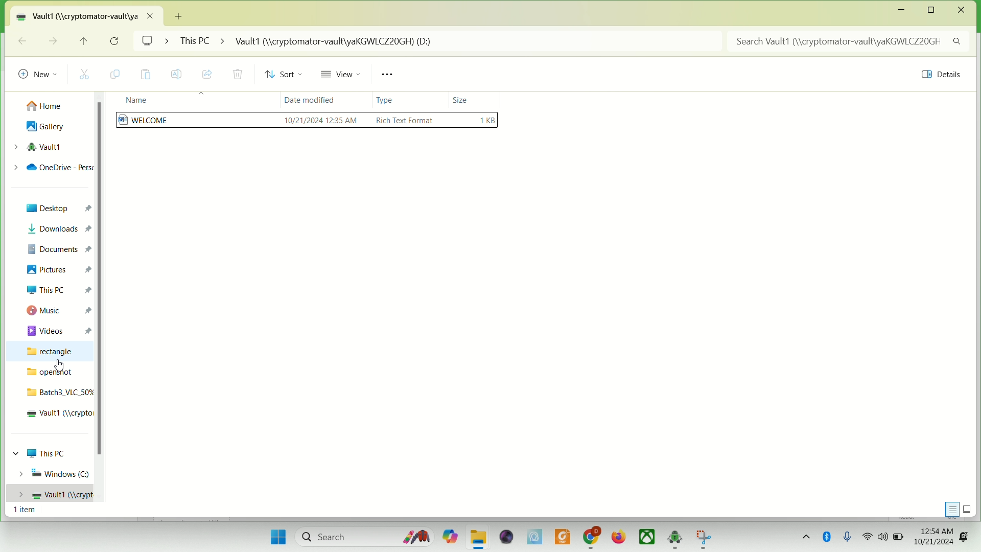  Describe the element at coordinates (850, 536) in the screenshot. I see `microphone` at that location.